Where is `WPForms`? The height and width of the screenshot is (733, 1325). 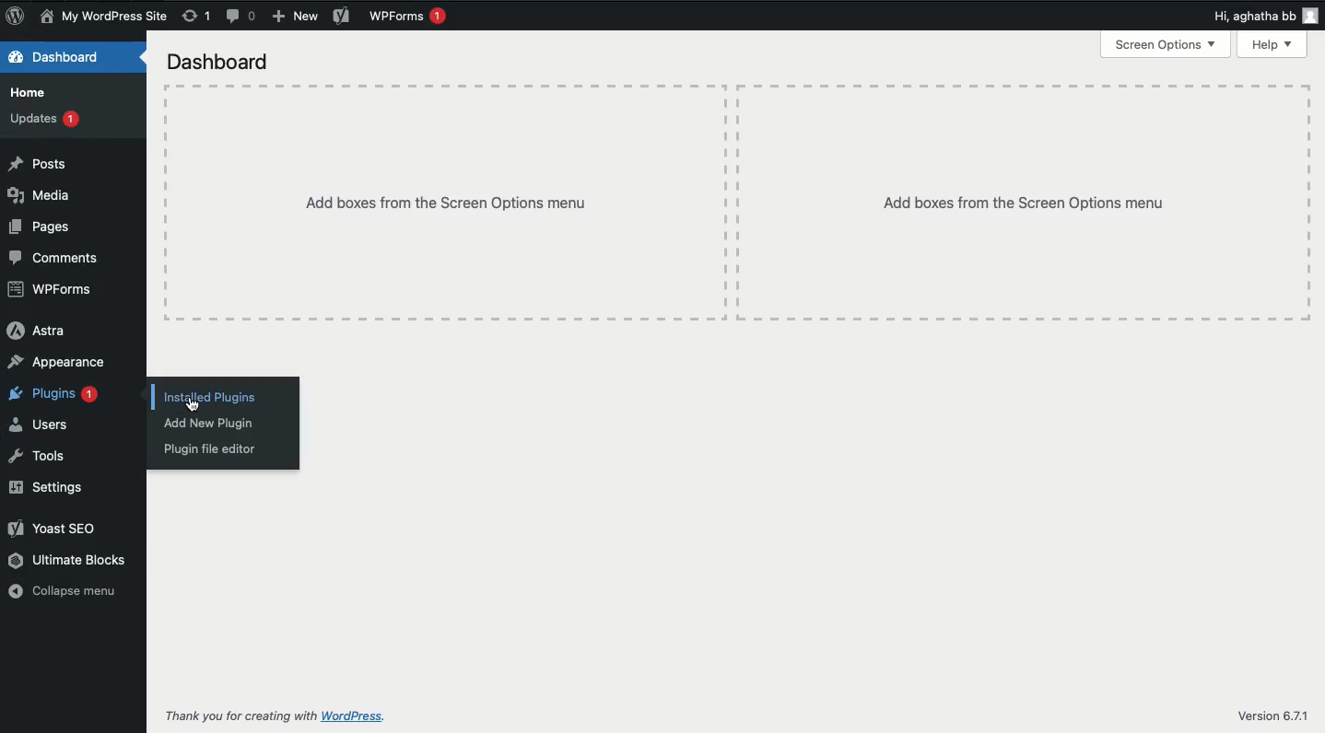
WPForms is located at coordinates (408, 17).